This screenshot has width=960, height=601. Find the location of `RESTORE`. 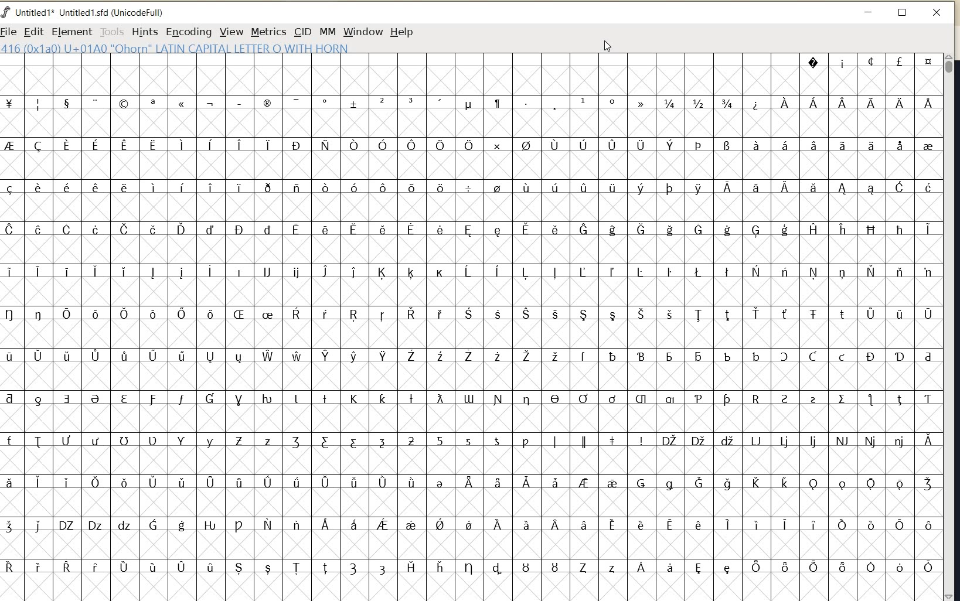

RESTORE is located at coordinates (902, 13).